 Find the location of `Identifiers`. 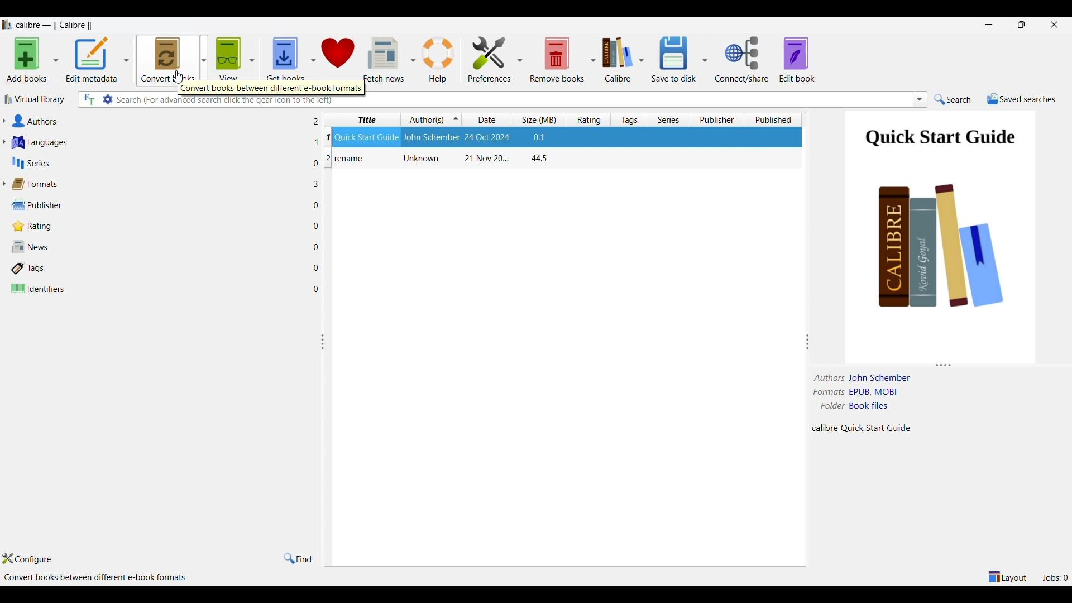

Identifiers is located at coordinates (157, 289).